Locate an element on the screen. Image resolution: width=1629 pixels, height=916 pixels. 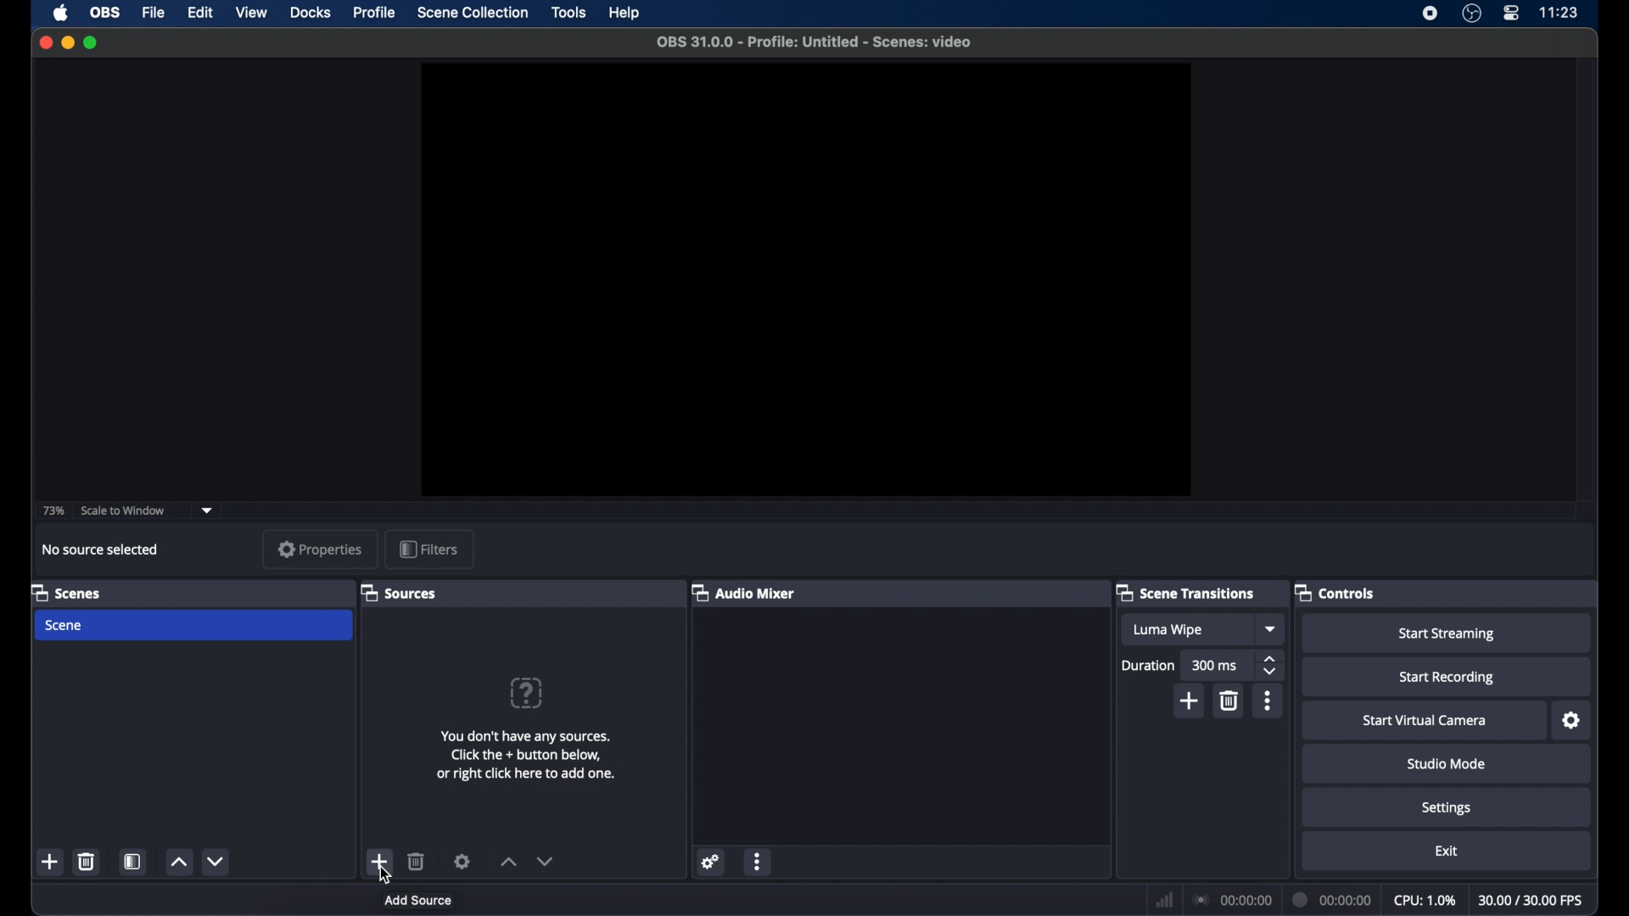
start recording is located at coordinates (1447, 678).